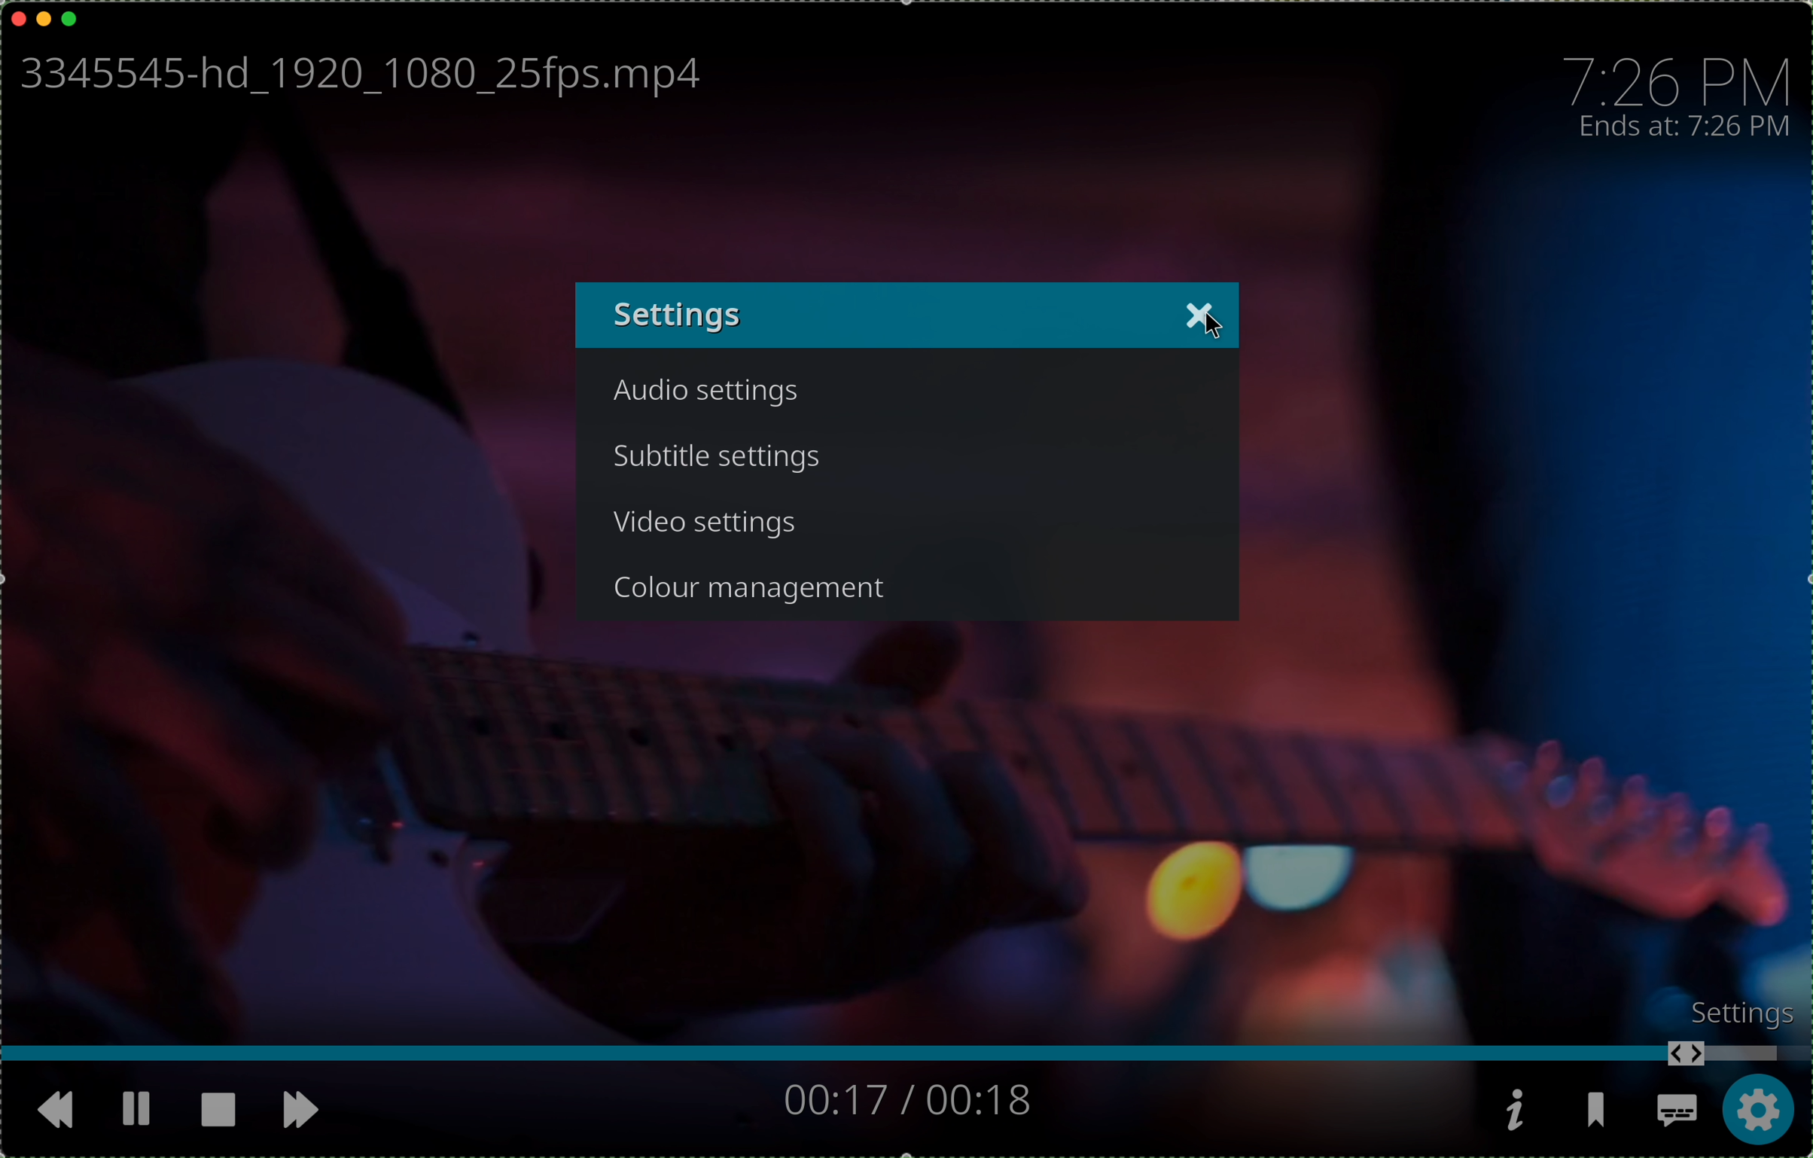 This screenshot has width=1813, height=1158. Describe the element at coordinates (305, 1113) in the screenshot. I see `move foward` at that location.